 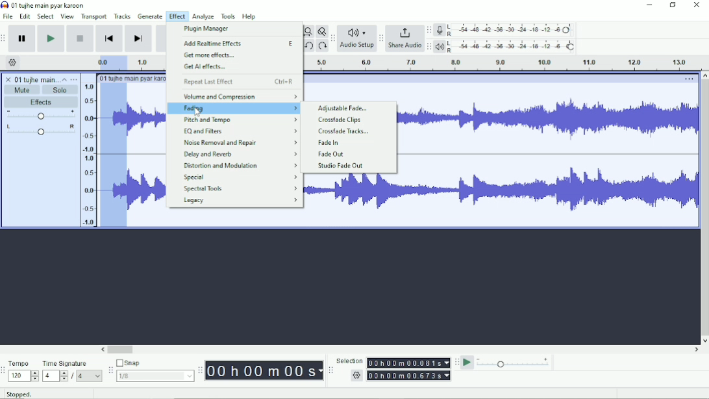 I want to click on Close, so click(x=696, y=6).